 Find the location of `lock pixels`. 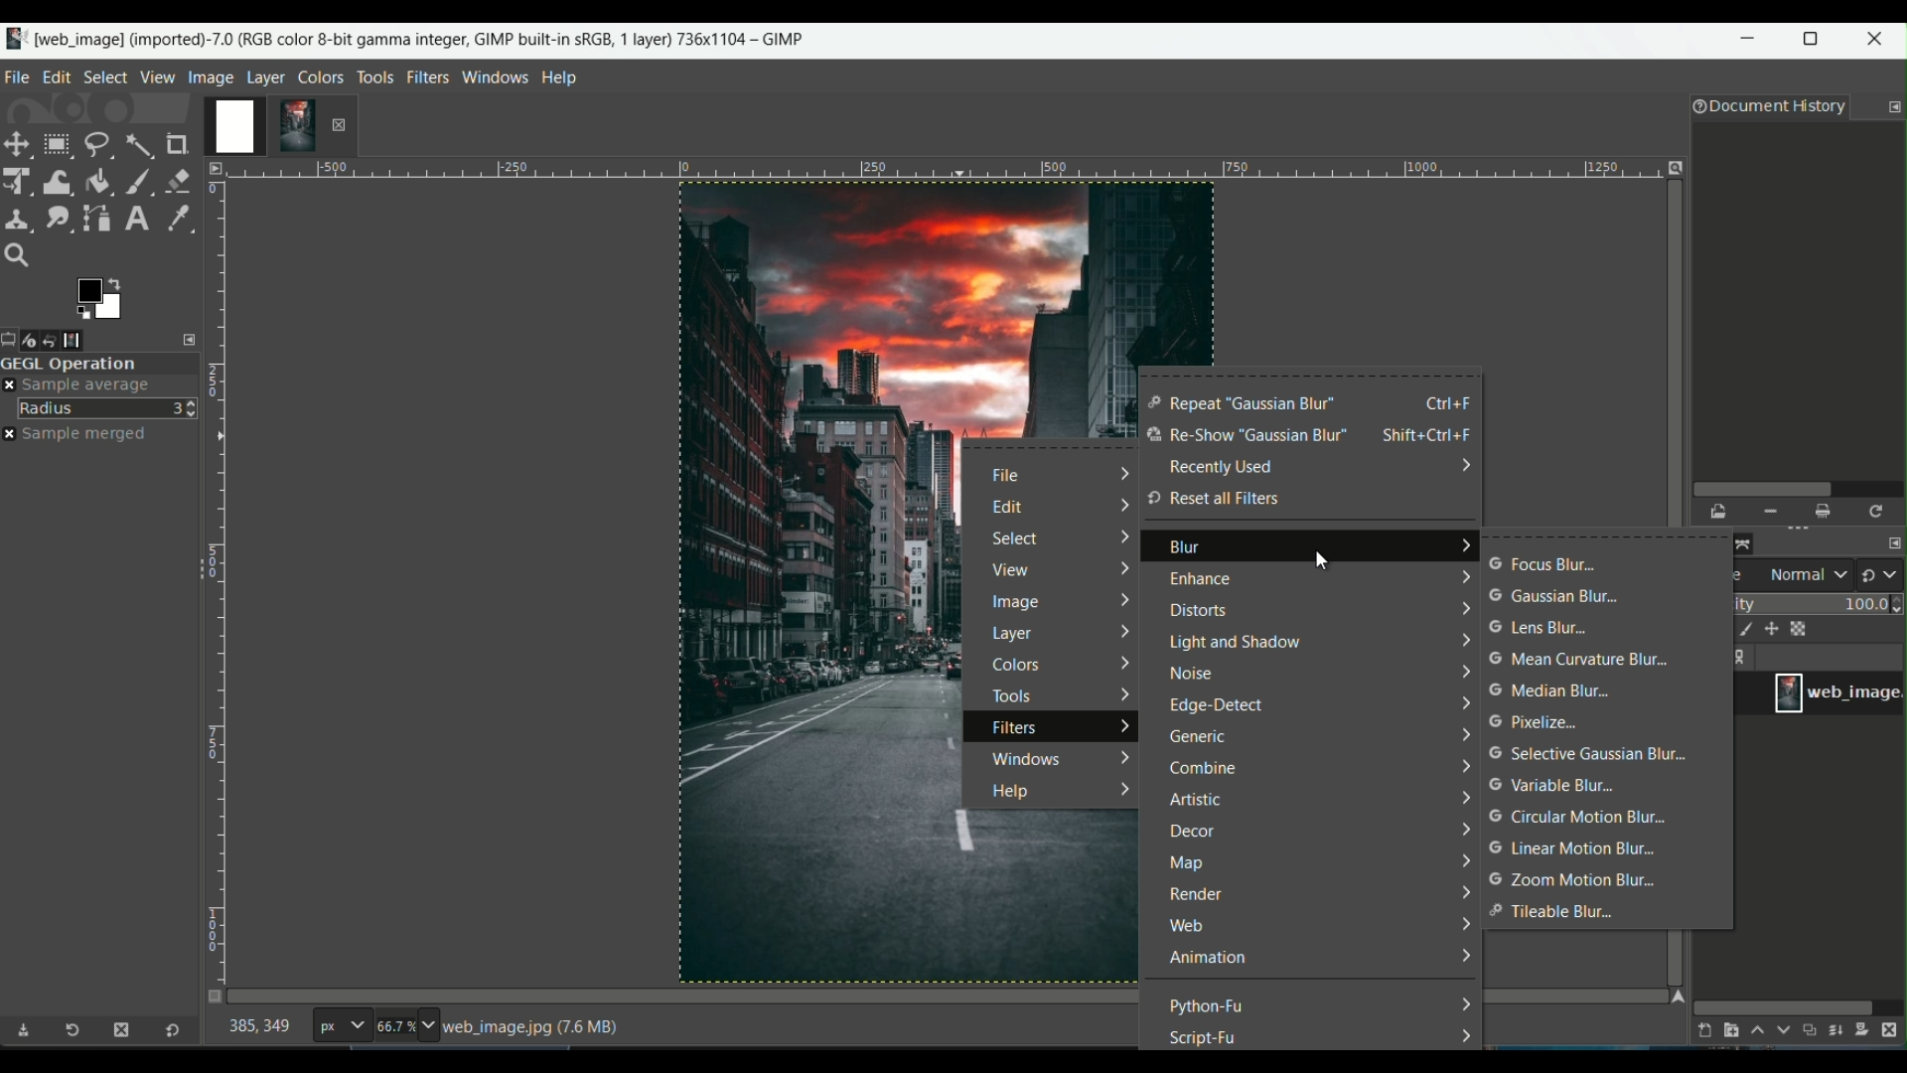

lock pixels is located at coordinates (1740, 631).